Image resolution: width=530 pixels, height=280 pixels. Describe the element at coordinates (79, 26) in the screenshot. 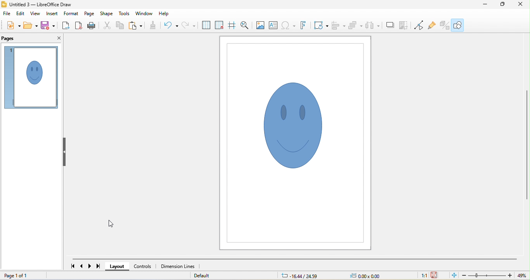

I see `export as pdf` at that location.